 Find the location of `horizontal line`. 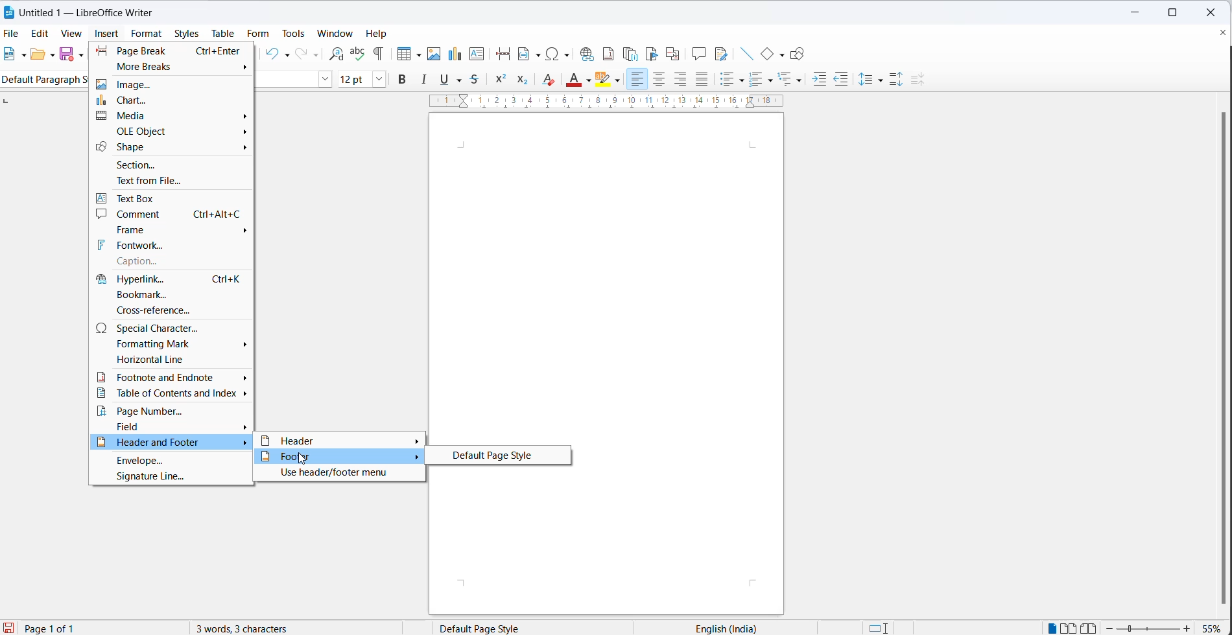

horizontal line is located at coordinates (167, 361).